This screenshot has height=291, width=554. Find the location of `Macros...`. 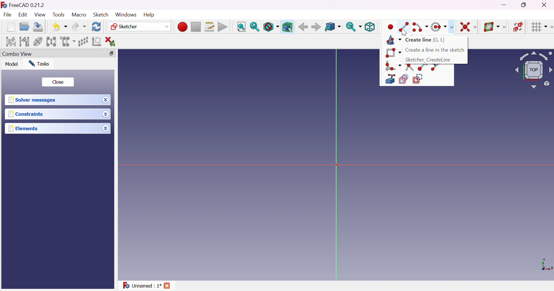

Macros... is located at coordinates (210, 27).